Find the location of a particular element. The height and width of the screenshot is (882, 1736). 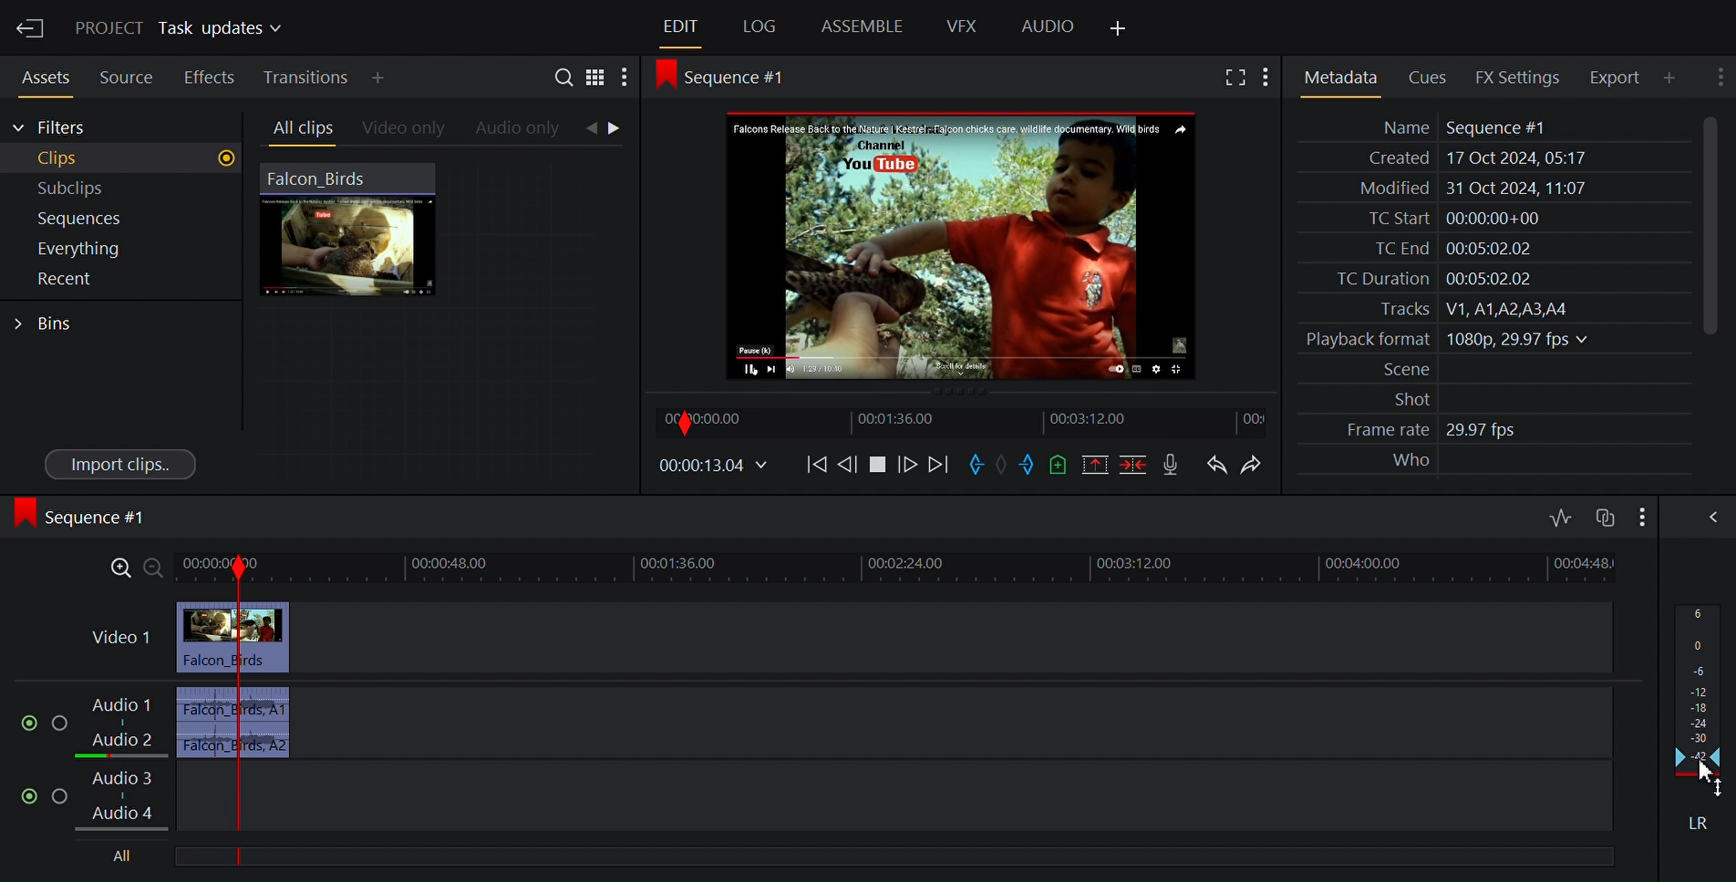

Sequences is located at coordinates (113, 218).